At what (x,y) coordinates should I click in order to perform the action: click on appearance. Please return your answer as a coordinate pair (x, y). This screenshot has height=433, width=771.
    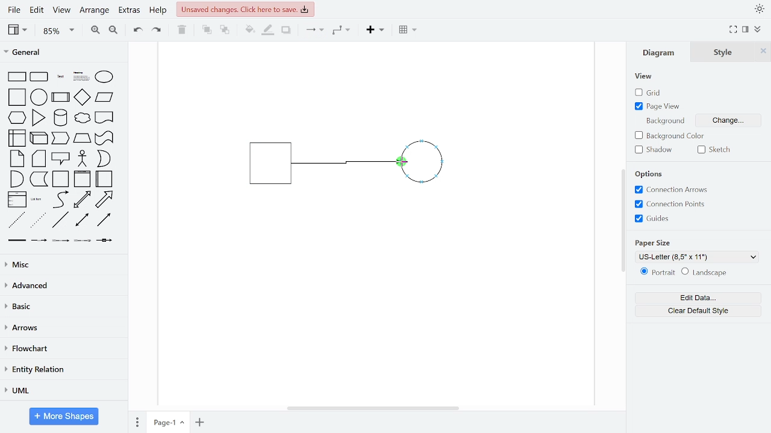
    Looking at the image, I should click on (759, 9).